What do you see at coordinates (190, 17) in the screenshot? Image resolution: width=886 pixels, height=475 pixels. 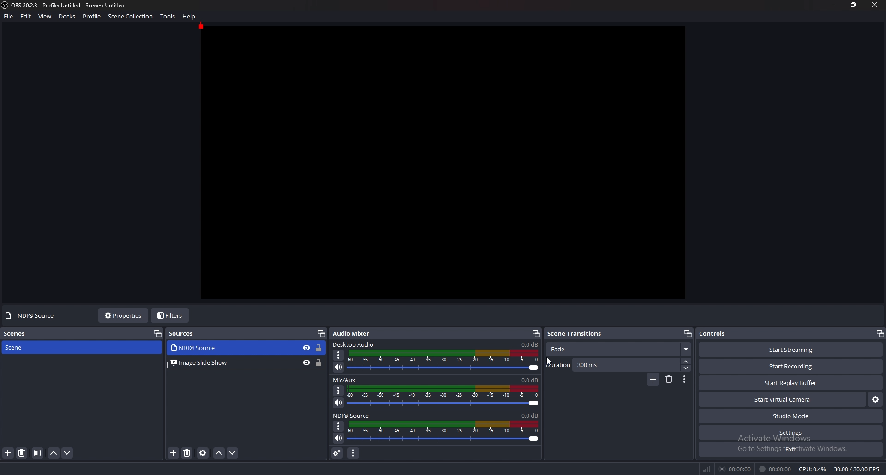 I see `help` at bounding box center [190, 17].